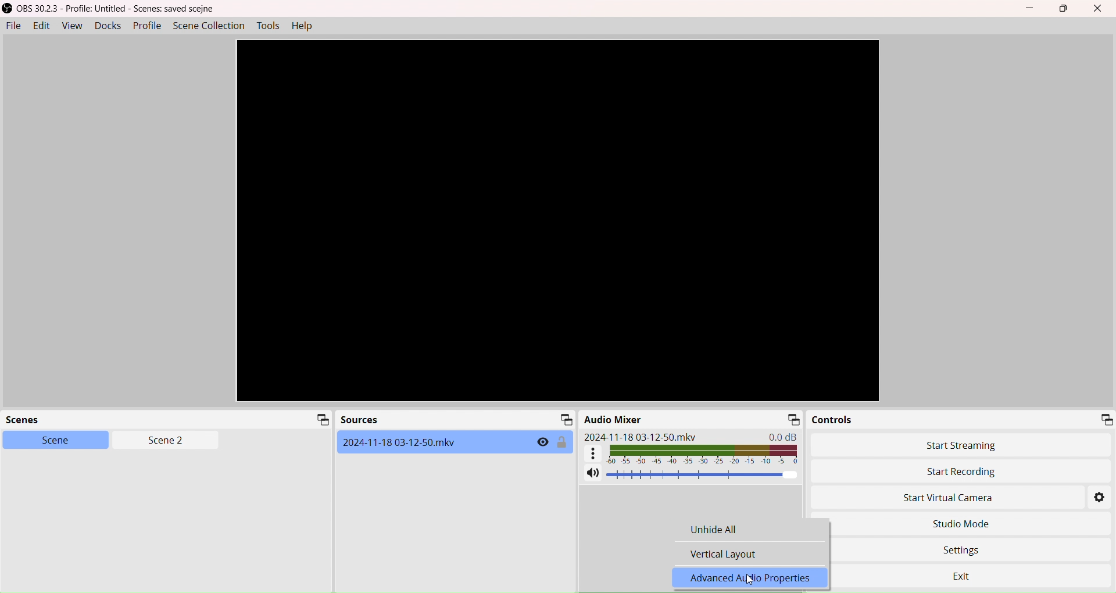 Image resolution: width=1116 pixels, height=593 pixels. What do you see at coordinates (975, 572) in the screenshot?
I see `Exit` at bounding box center [975, 572].